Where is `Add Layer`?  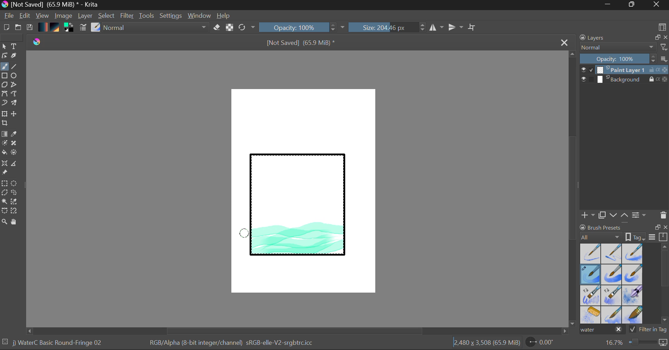
Add Layer is located at coordinates (588, 215).